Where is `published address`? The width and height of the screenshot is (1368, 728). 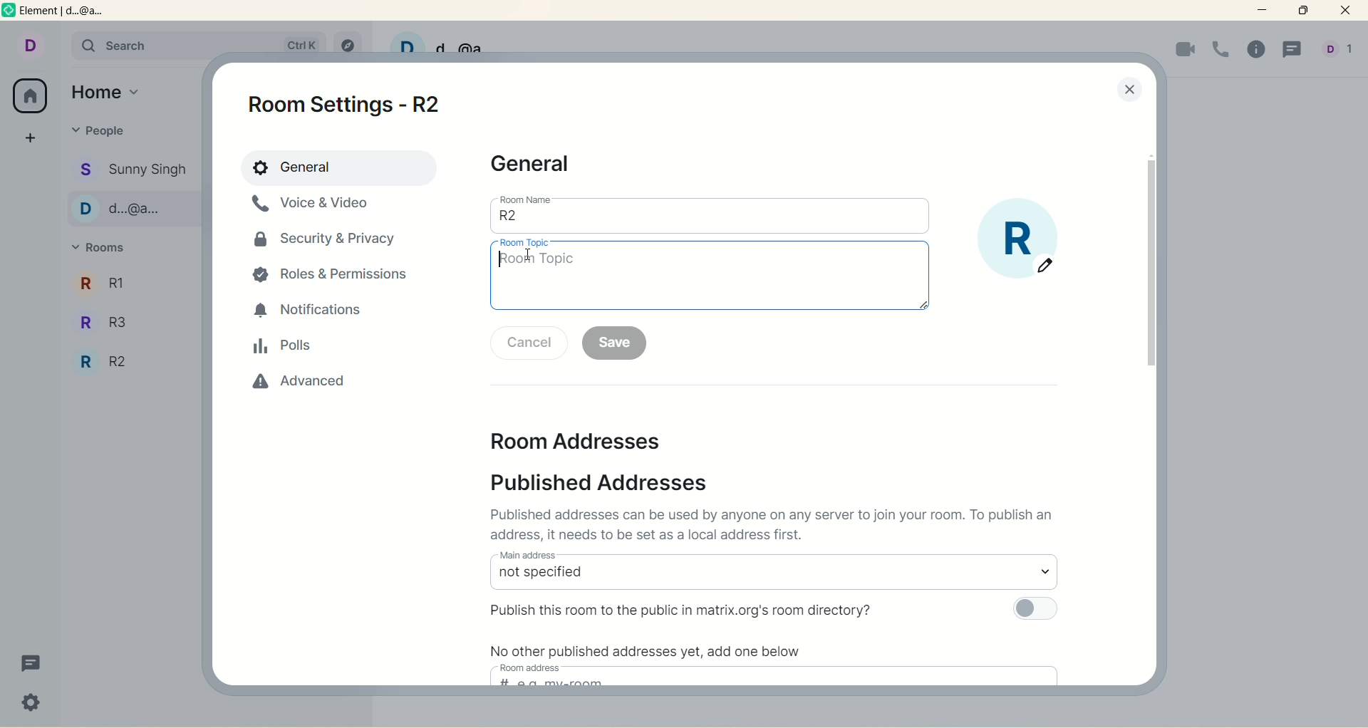
published address is located at coordinates (612, 482).